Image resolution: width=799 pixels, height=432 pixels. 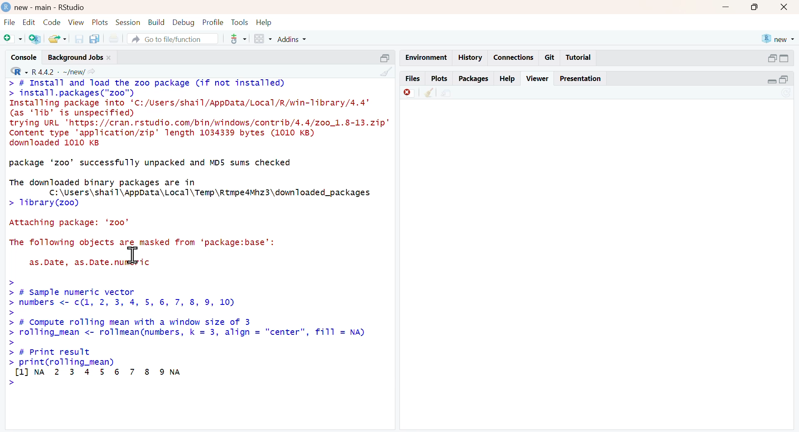 What do you see at coordinates (784, 7) in the screenshot?
I see `close` at bounding box center [784, 7].